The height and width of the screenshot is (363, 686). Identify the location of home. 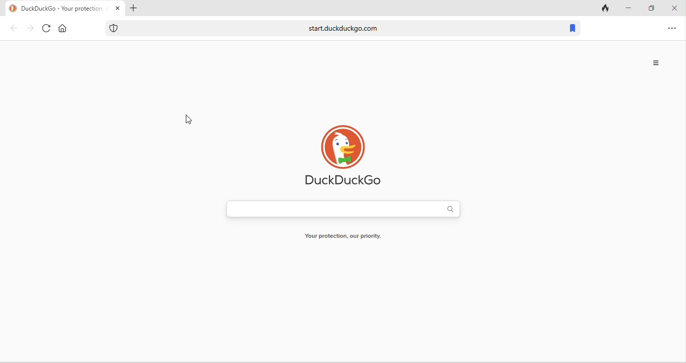
(65, 30).